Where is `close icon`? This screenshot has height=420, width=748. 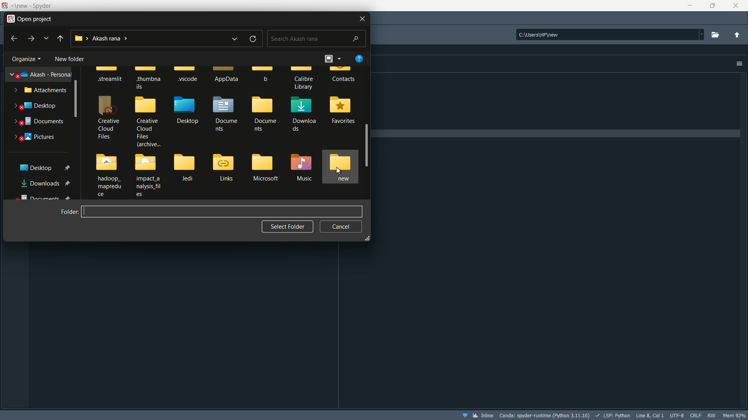
close icon is located at coordinates (362, 18).